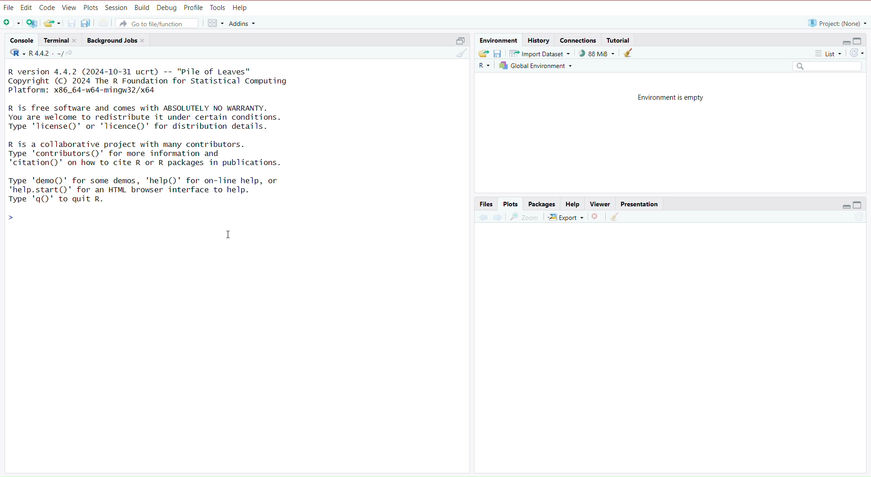  Describe the element at coordinates (525, 218) in the screenshot. I see `zoom` at that location.